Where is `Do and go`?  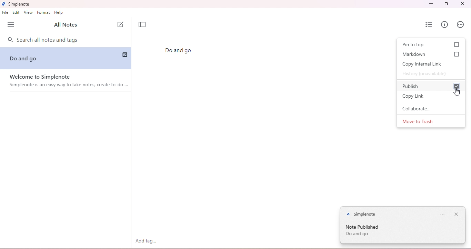 Do and go is located at coordinates (180, 51).